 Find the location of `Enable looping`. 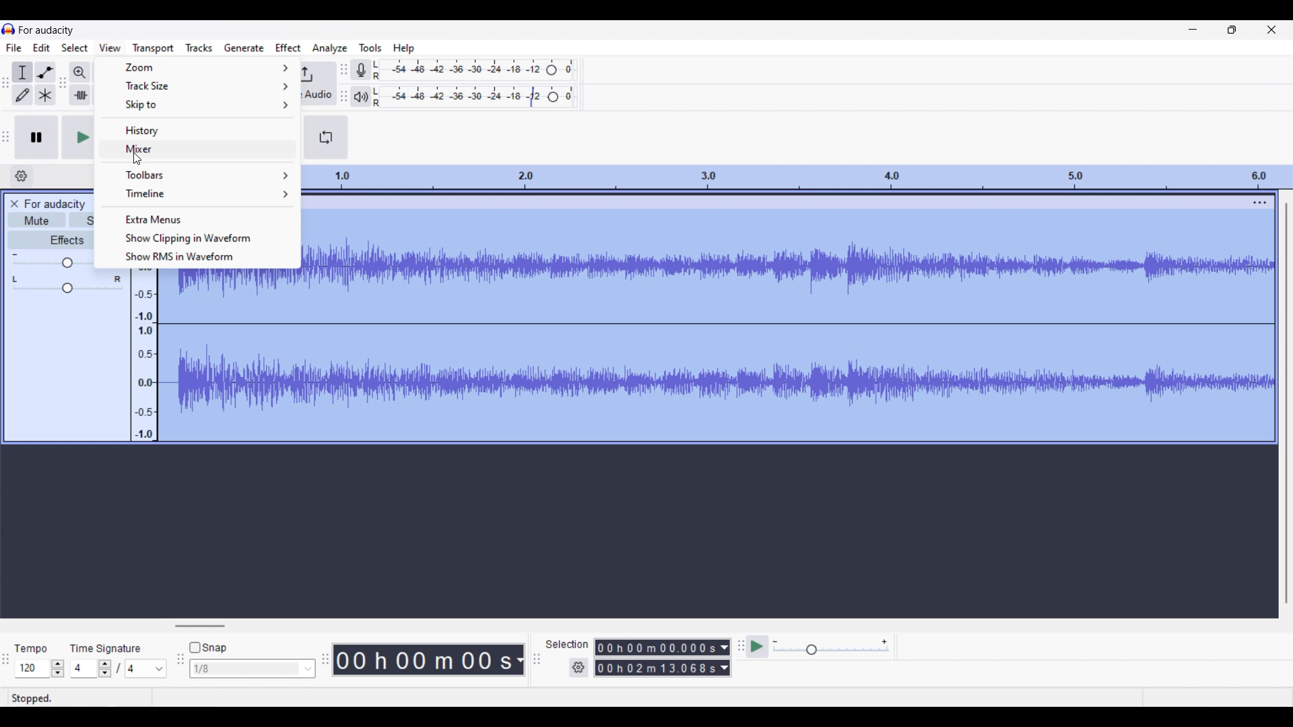

Enable looping is located at coordinates (326, 137).